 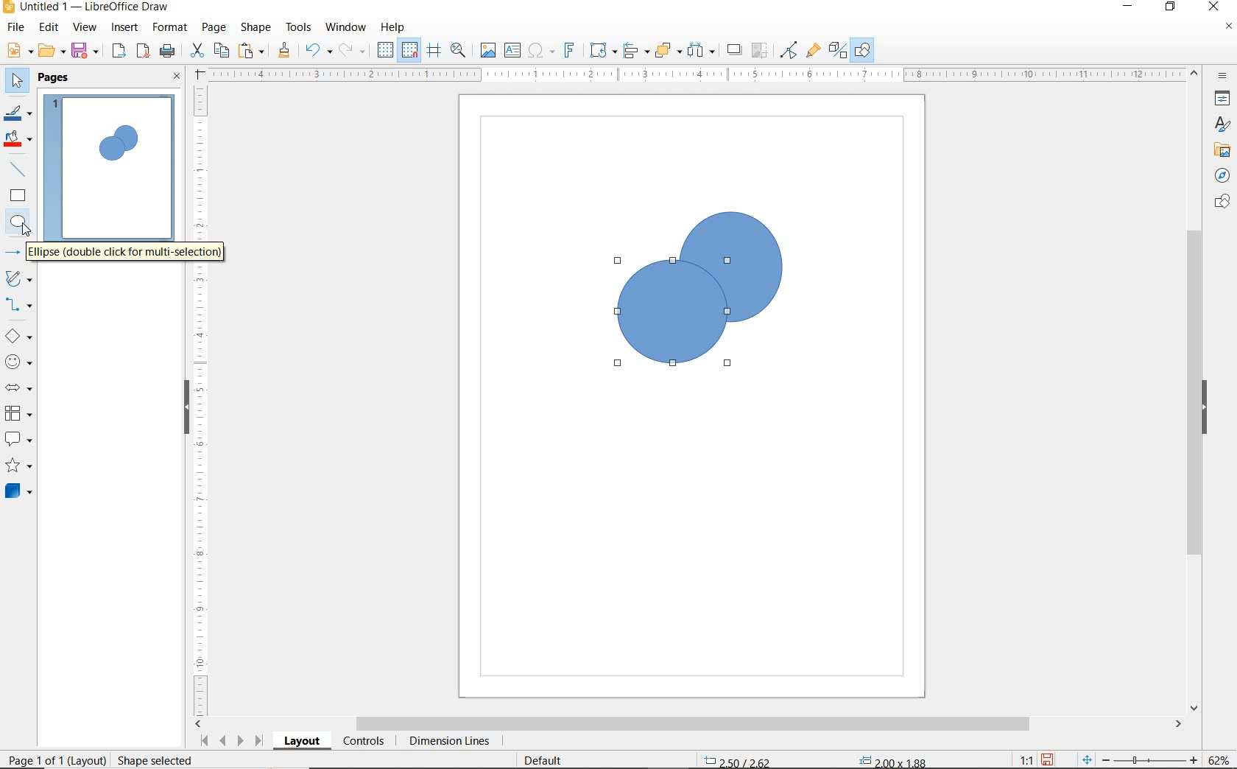 What do you see at coordinates (253, 51) in the screenshot?
I see `PASTE` at bounding box center [253, 51].